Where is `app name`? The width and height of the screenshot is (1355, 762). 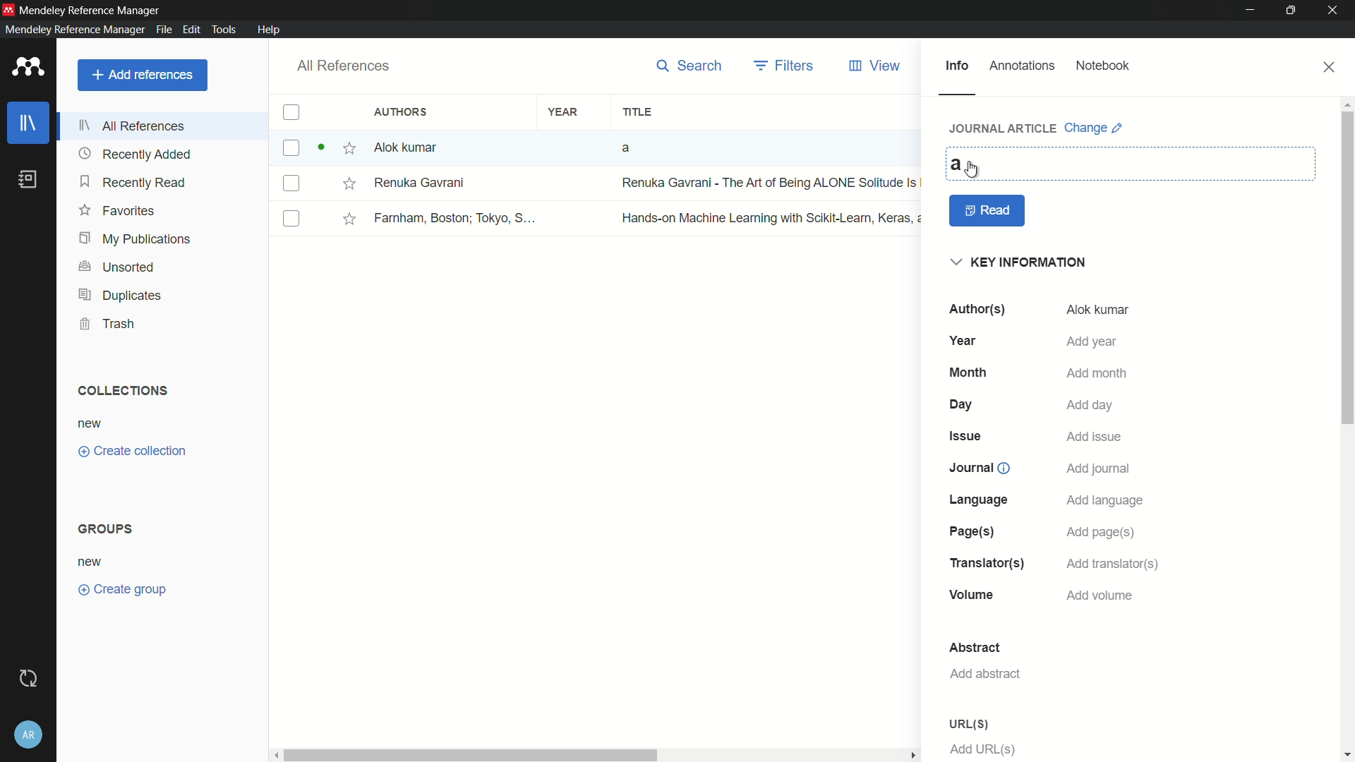
app name is located at coordinates (91, 10).